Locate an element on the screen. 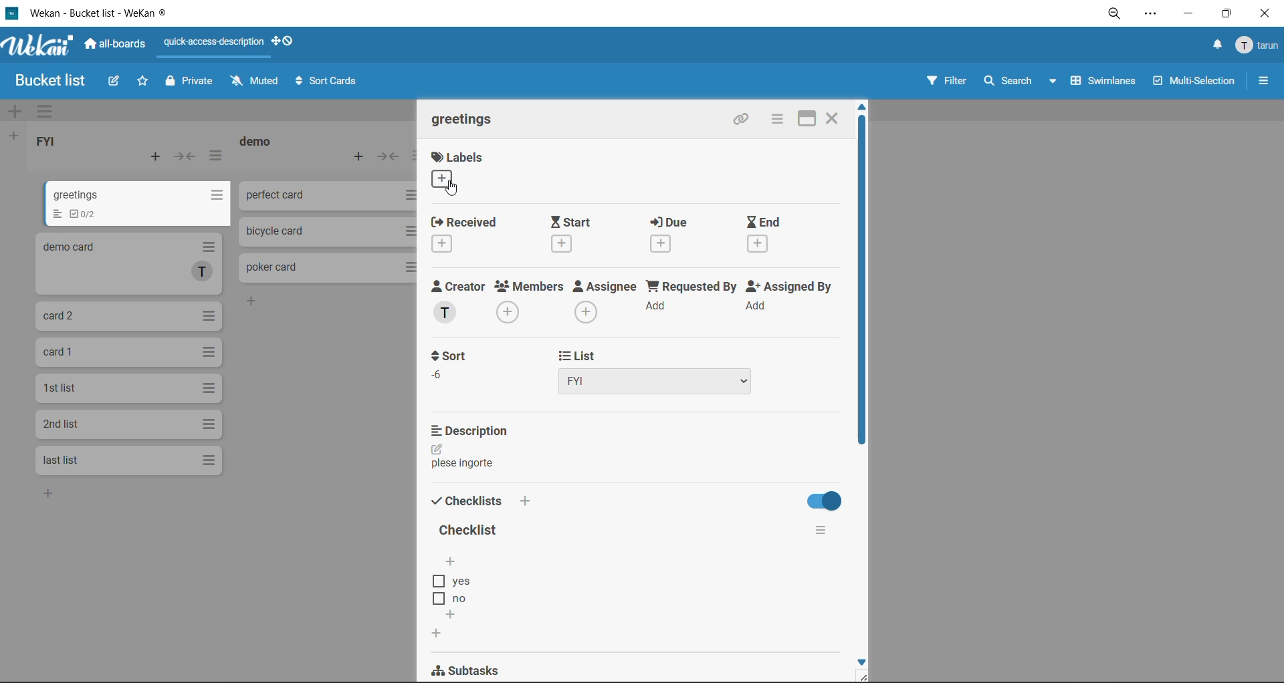 The image size is (1284, 683). checklist options is located at coordinates (459, 582).